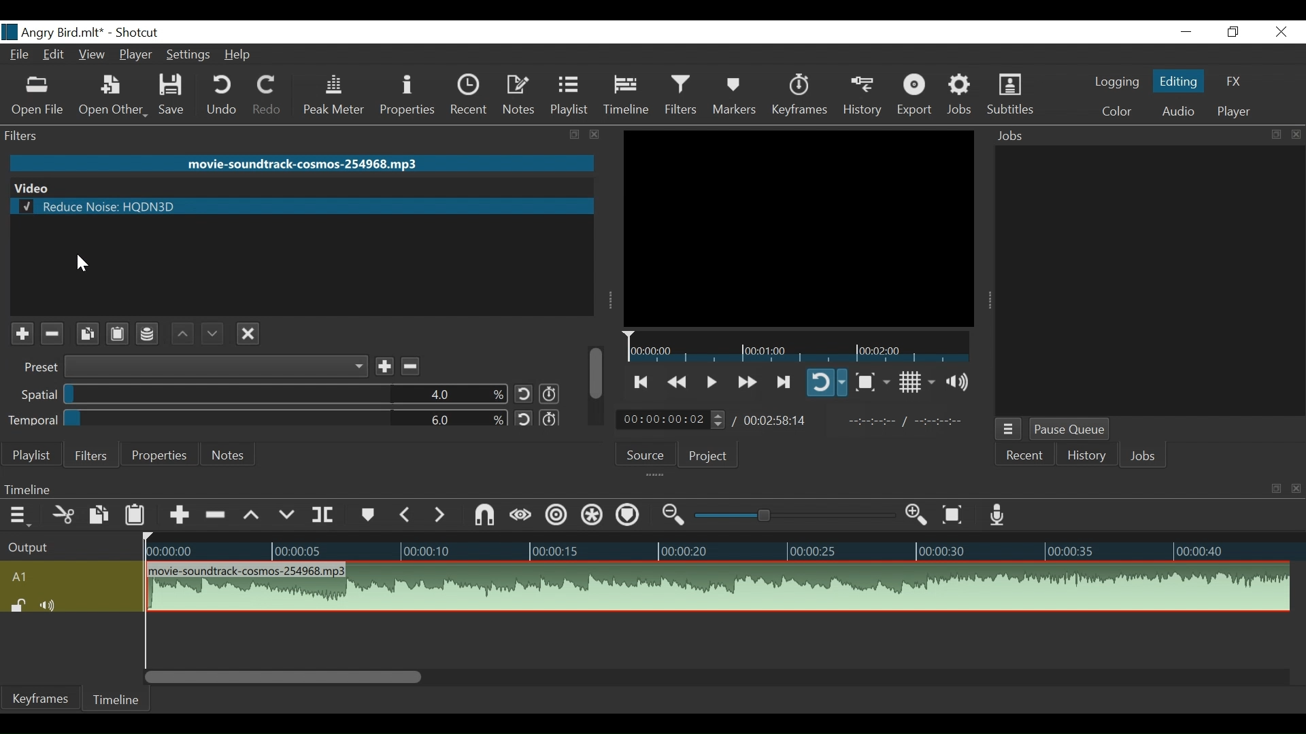 This screenshot has width=1306, height=734. I want to click on Snap, so click(485, 515).